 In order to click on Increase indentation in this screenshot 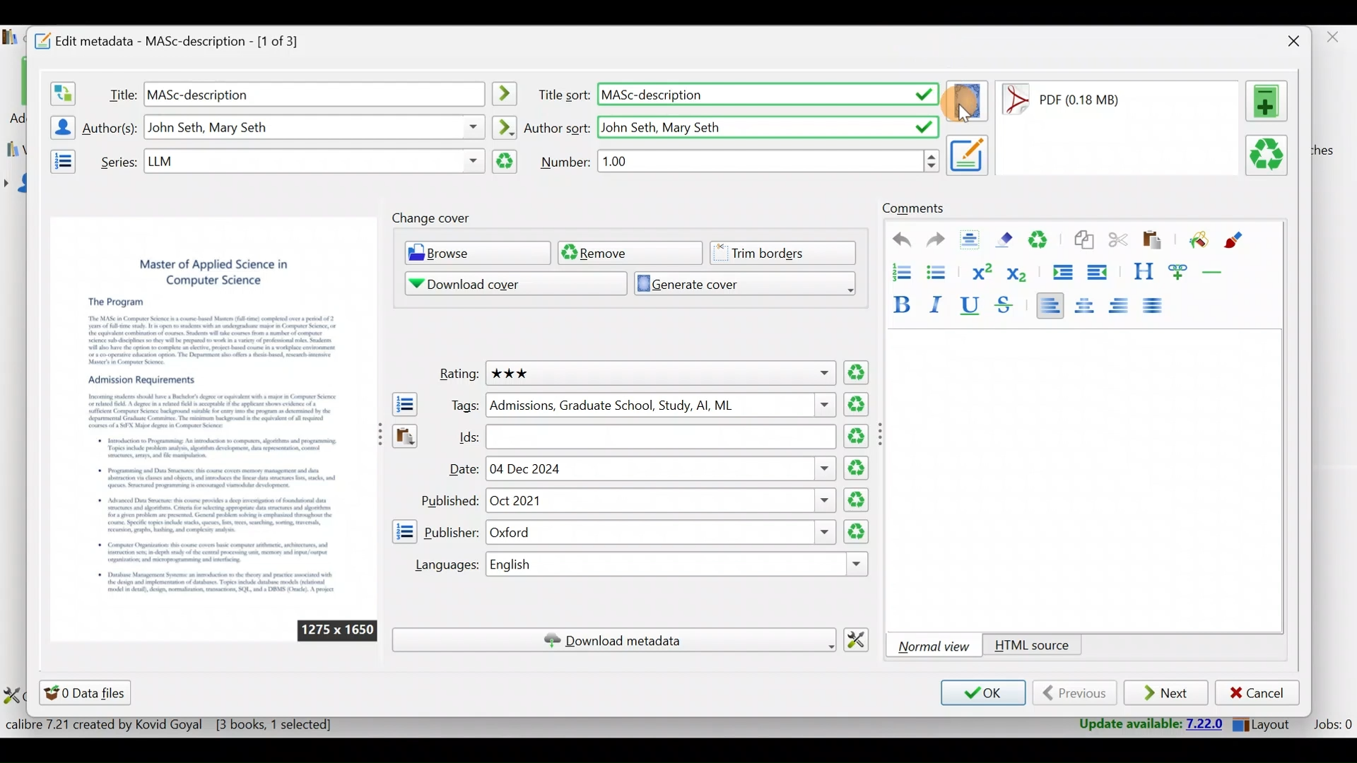, I will do `click(1061, 270)`.